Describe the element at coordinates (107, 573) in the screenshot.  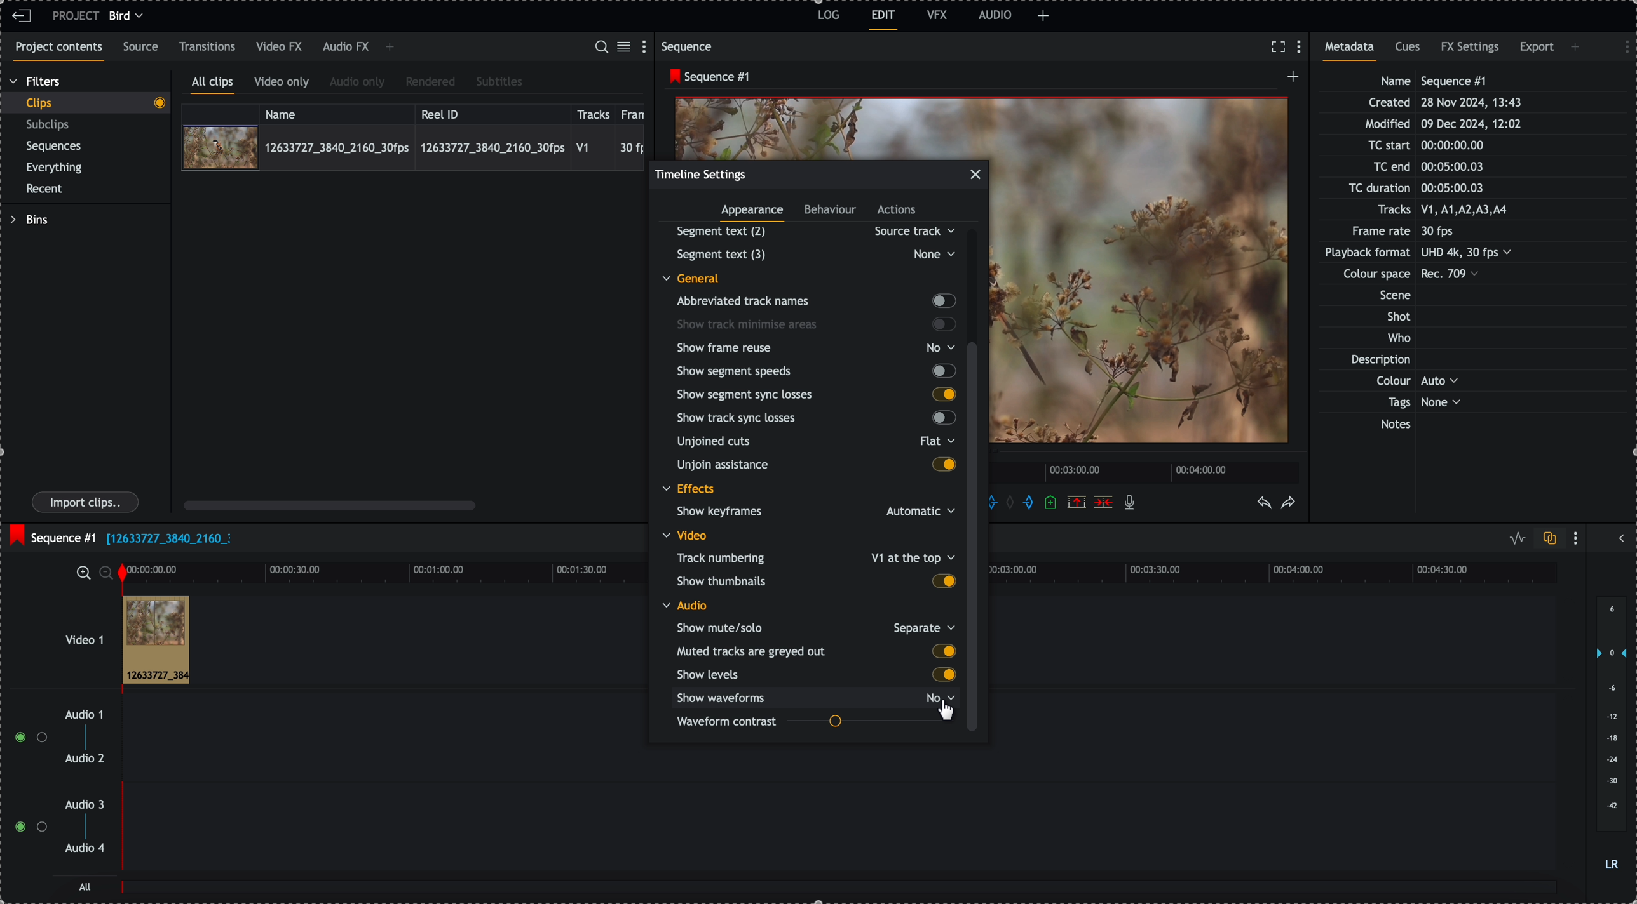
I see `zoom ouy` at that location.